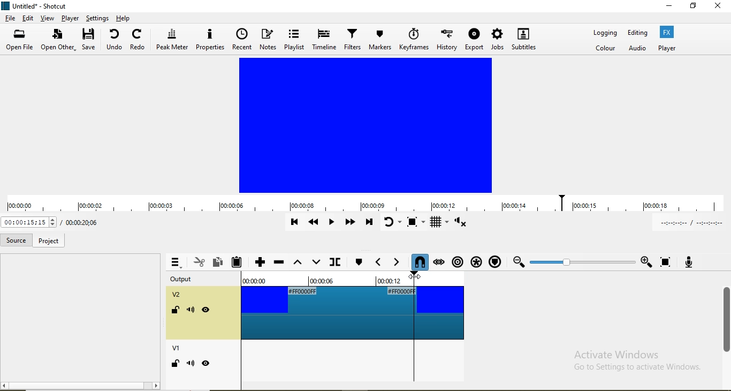  I want to click on recent, so click(242, 39).